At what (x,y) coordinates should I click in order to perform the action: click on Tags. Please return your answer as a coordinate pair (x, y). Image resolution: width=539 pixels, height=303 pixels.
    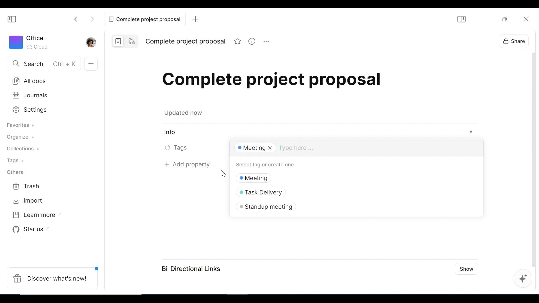
    Looking at the image, I should click on (178, 147).